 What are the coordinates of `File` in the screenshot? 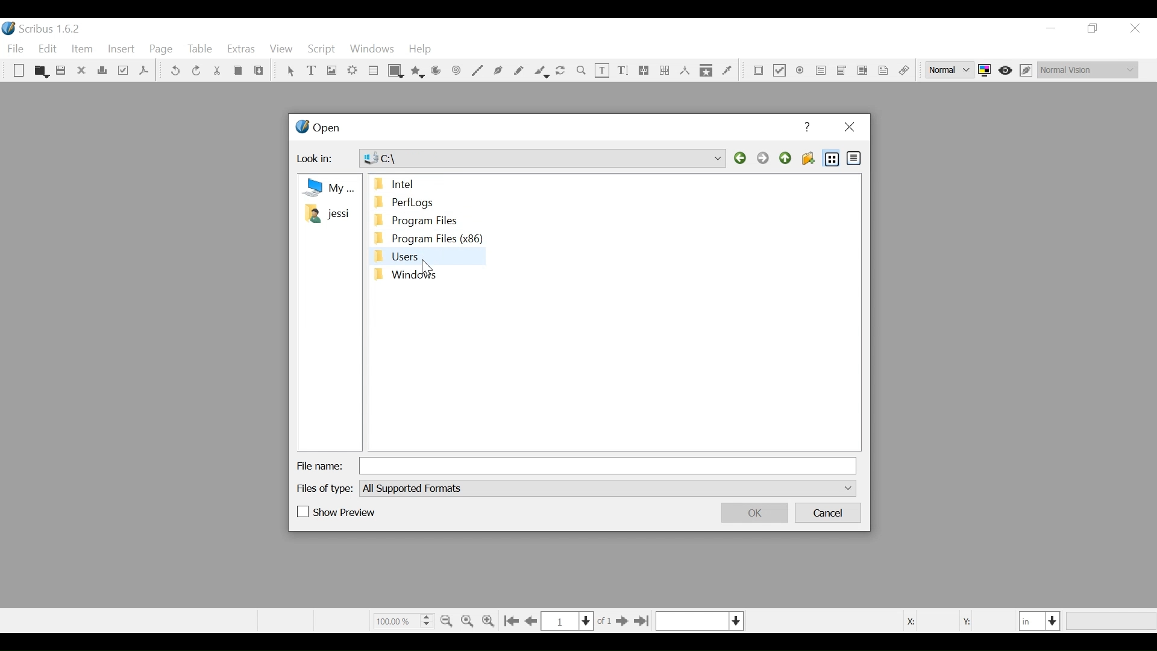 It's located at (17, 49).